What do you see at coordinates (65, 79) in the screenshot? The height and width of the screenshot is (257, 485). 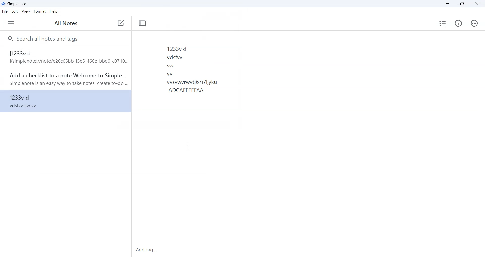 I see ` Add a checklist to a note. Welcome to Simple` at bounding box center [65, 79].